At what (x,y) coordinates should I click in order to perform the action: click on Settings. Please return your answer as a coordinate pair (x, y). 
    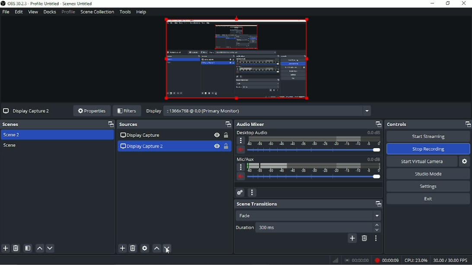
    Looking at the image, I should click on (428, 186).